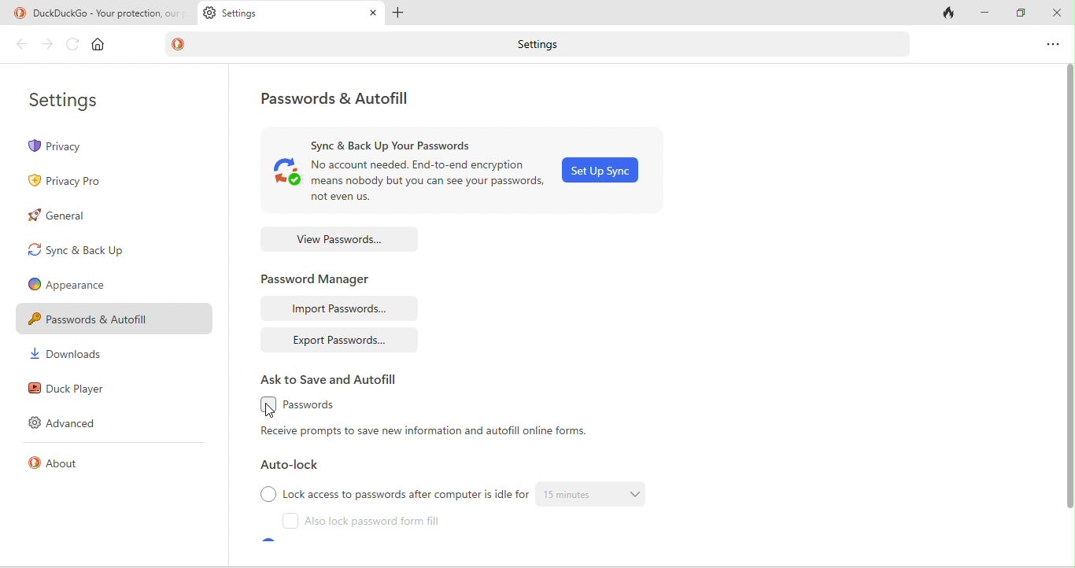 The width and height of the screenshot is (1075, 568). What do you see at coordinates (339, 308) in the screenshot?
I see `import passwords` at bounding box center [339, 308].